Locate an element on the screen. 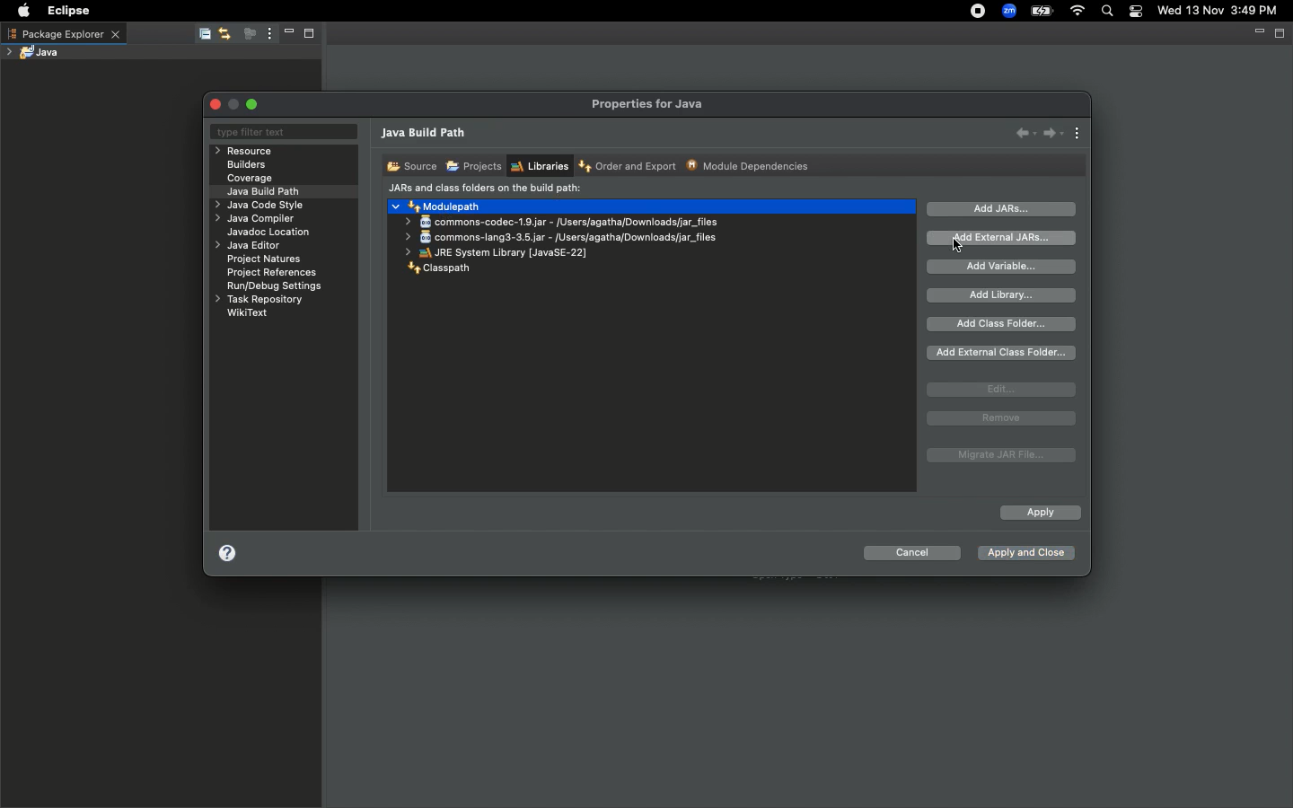 Image resolution: width=1293 pixels, height=808 pixels. Search is located at coordinates (1108, 13).